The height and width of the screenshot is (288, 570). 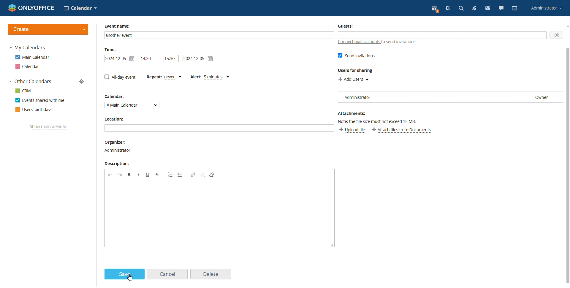 What do you see at coordinates (118, 150) in the screenshot?
I see `Administrator` at bounding box center [118, 150].